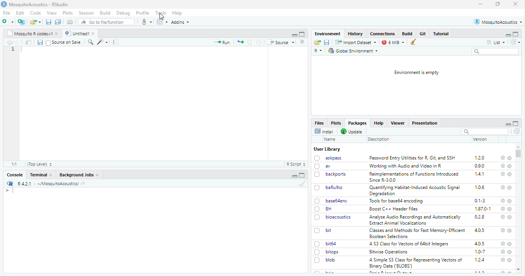 The width and height of the screenshot is (525, 276). What do you see at coordinates (259, 42) in the screenshot?
I see `down` at bounding box center [259, 42].